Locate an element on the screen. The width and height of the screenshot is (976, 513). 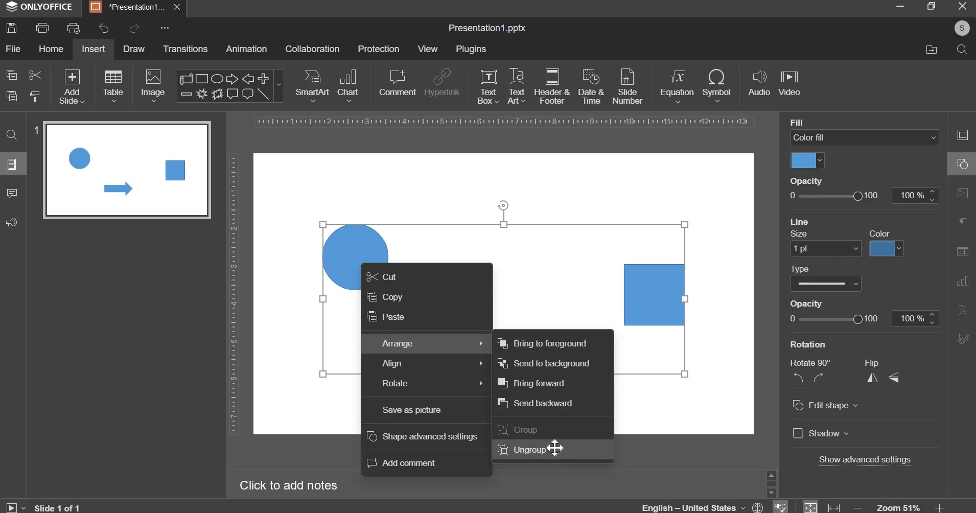
search is located at coordinates (961, 49).